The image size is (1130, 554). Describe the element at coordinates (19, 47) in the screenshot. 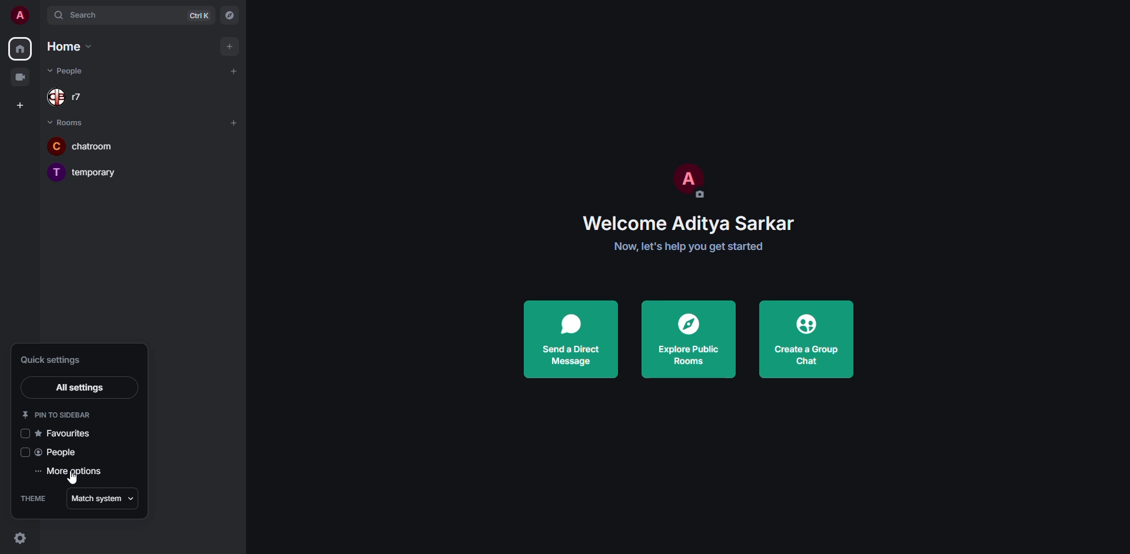

I see `home` at that location.